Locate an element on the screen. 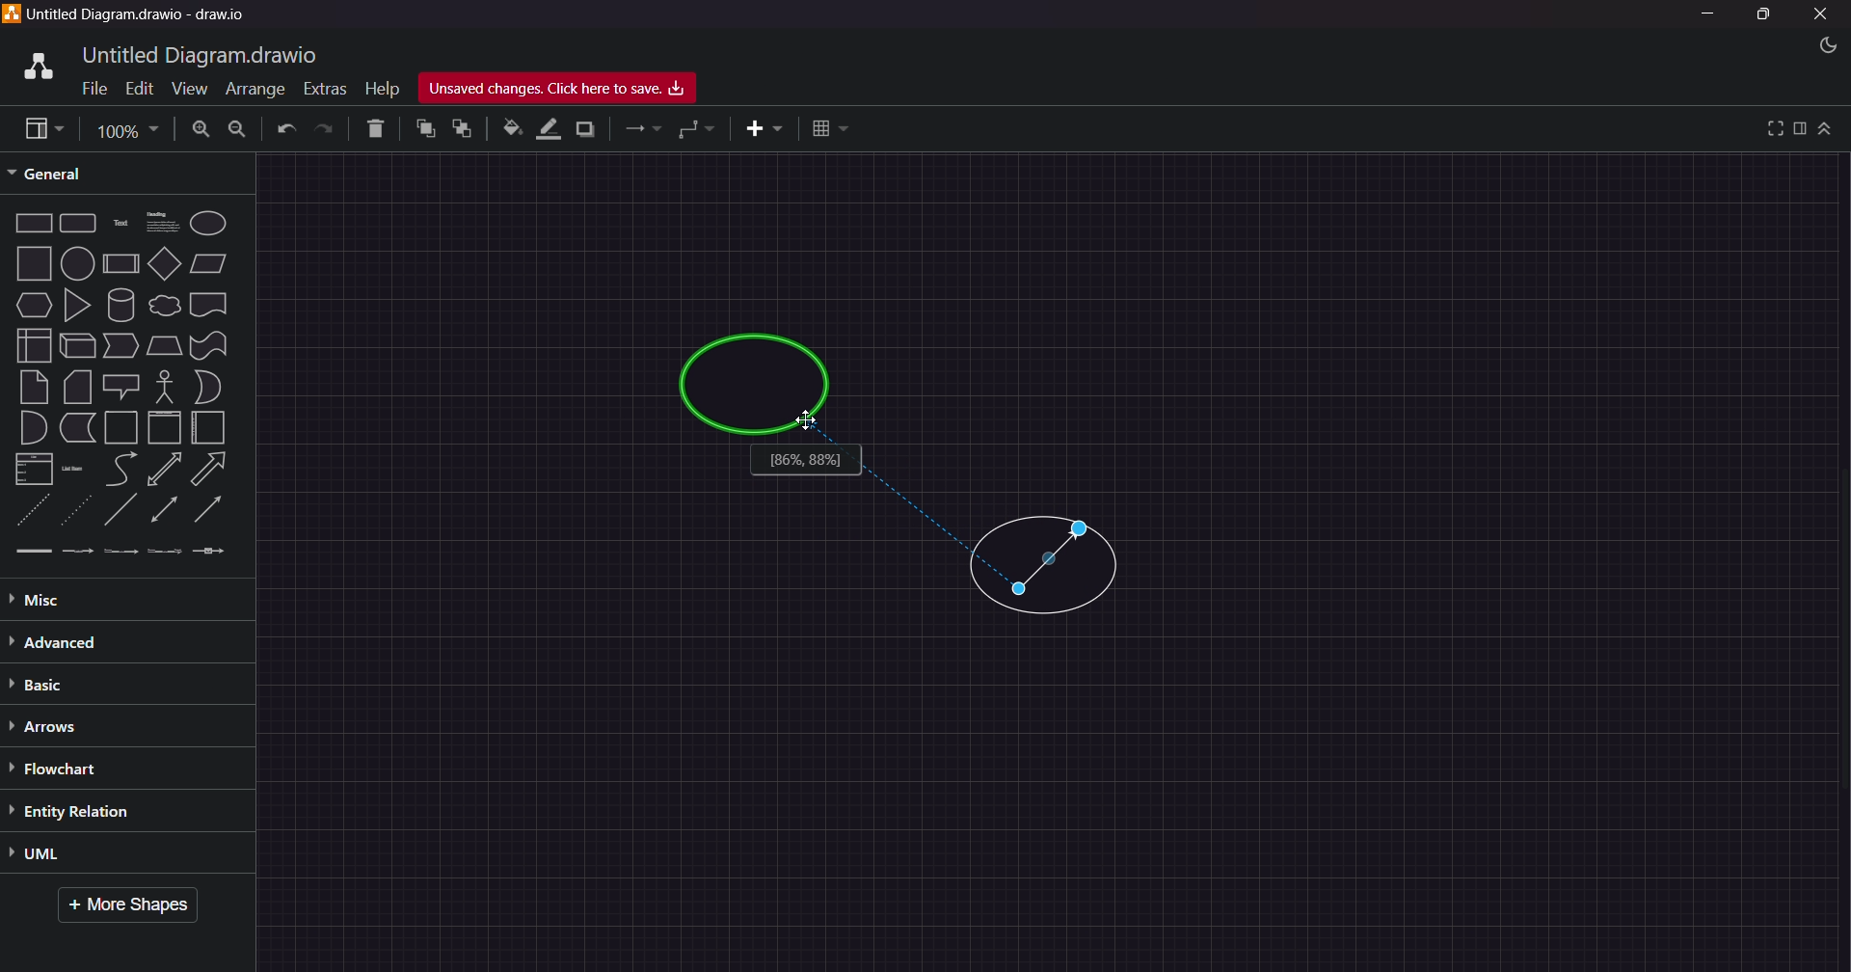  Night Mode is located at coordinates (1816, 45).